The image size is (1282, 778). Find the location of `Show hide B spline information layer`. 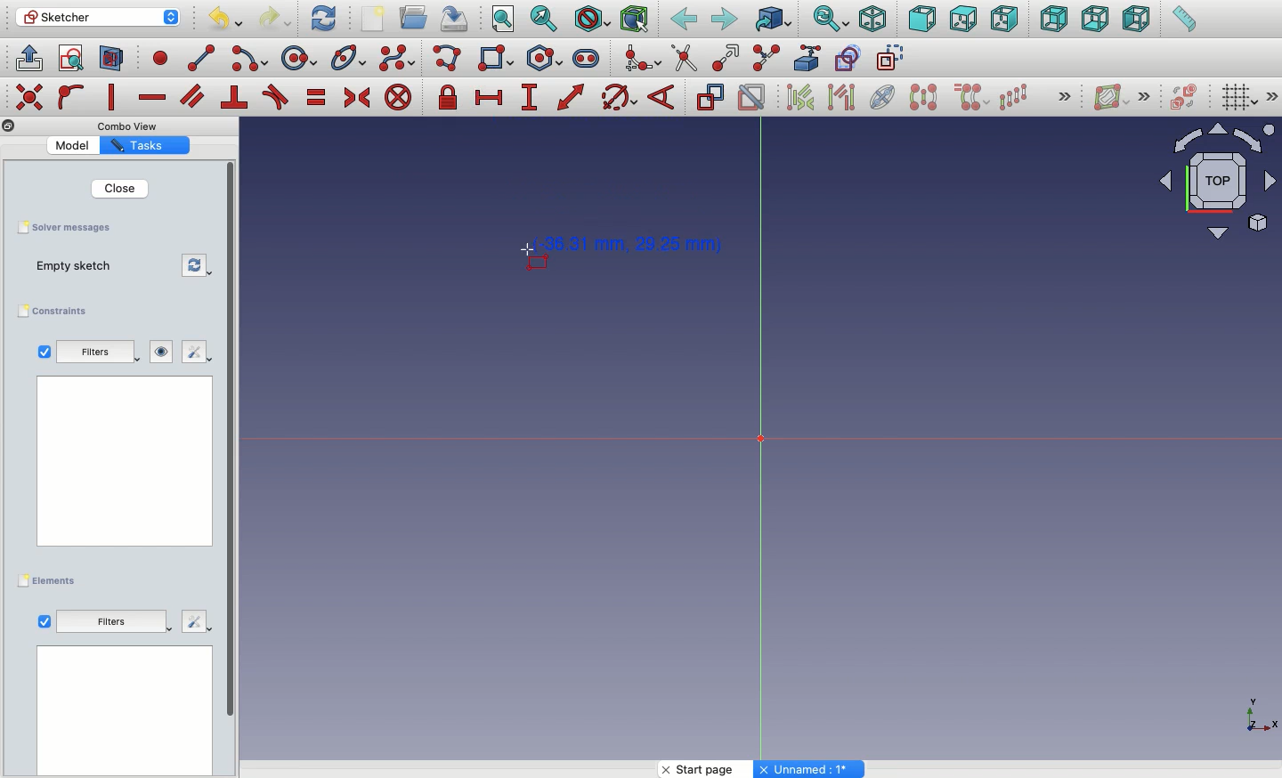

Show hide B spline information layer is located at coordinates (1113, 97).